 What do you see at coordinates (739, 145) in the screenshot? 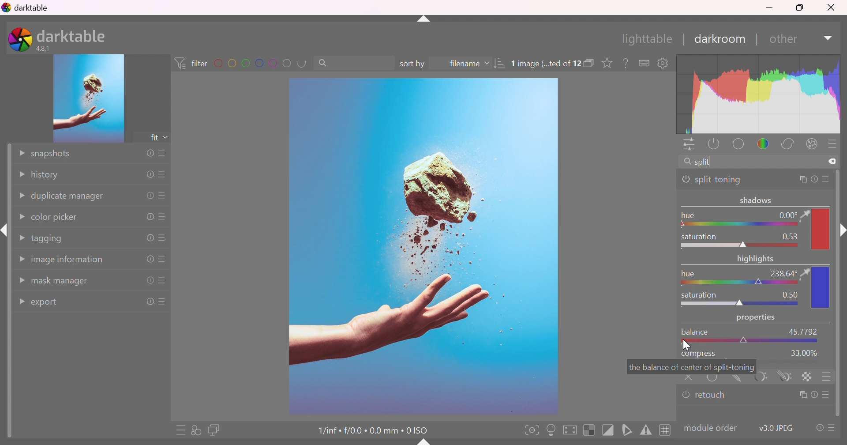
I see `base` at bounding box center [739, 145].